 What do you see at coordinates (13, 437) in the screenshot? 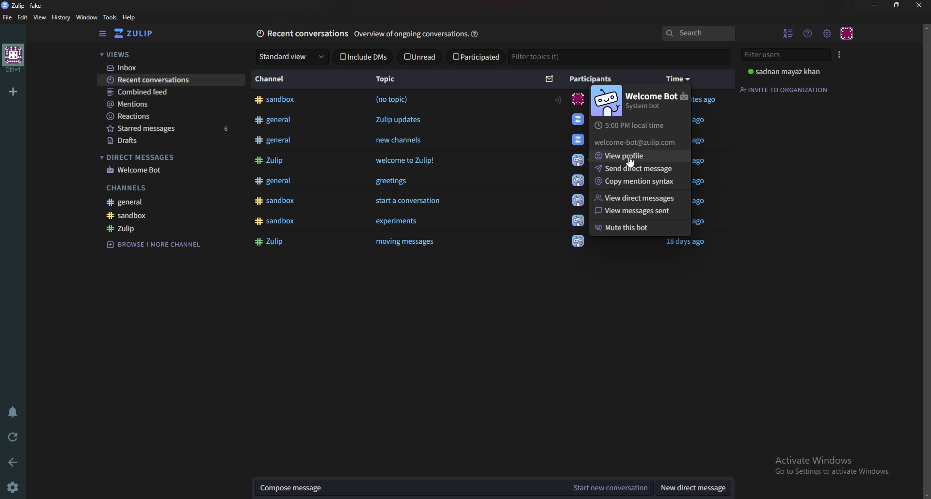
I see `Reload` at bounding box center [13, 437].